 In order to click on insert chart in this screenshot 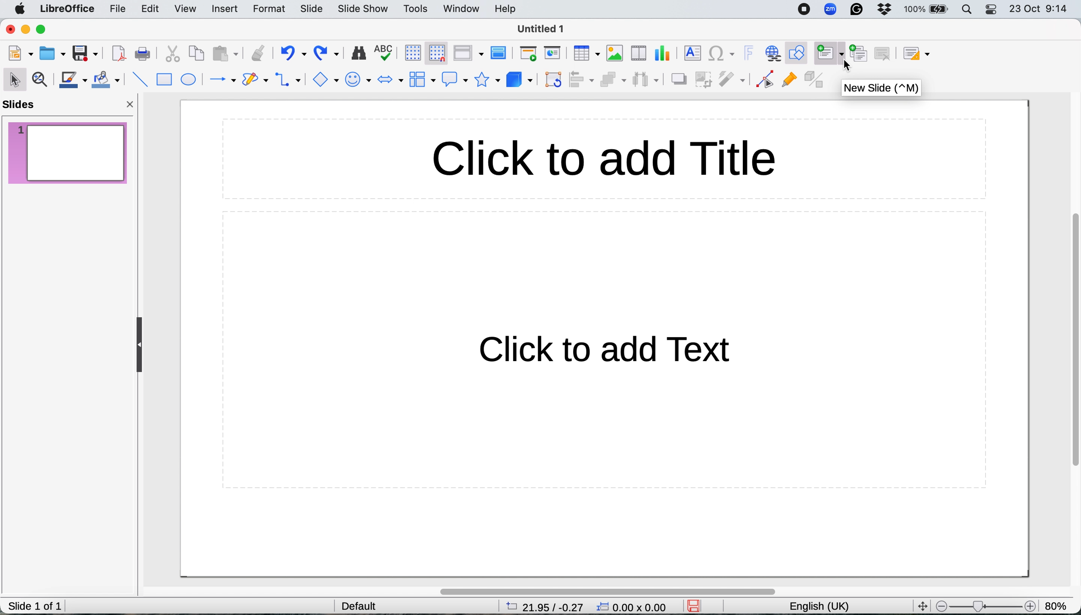, I will do `click(661, 54)`.